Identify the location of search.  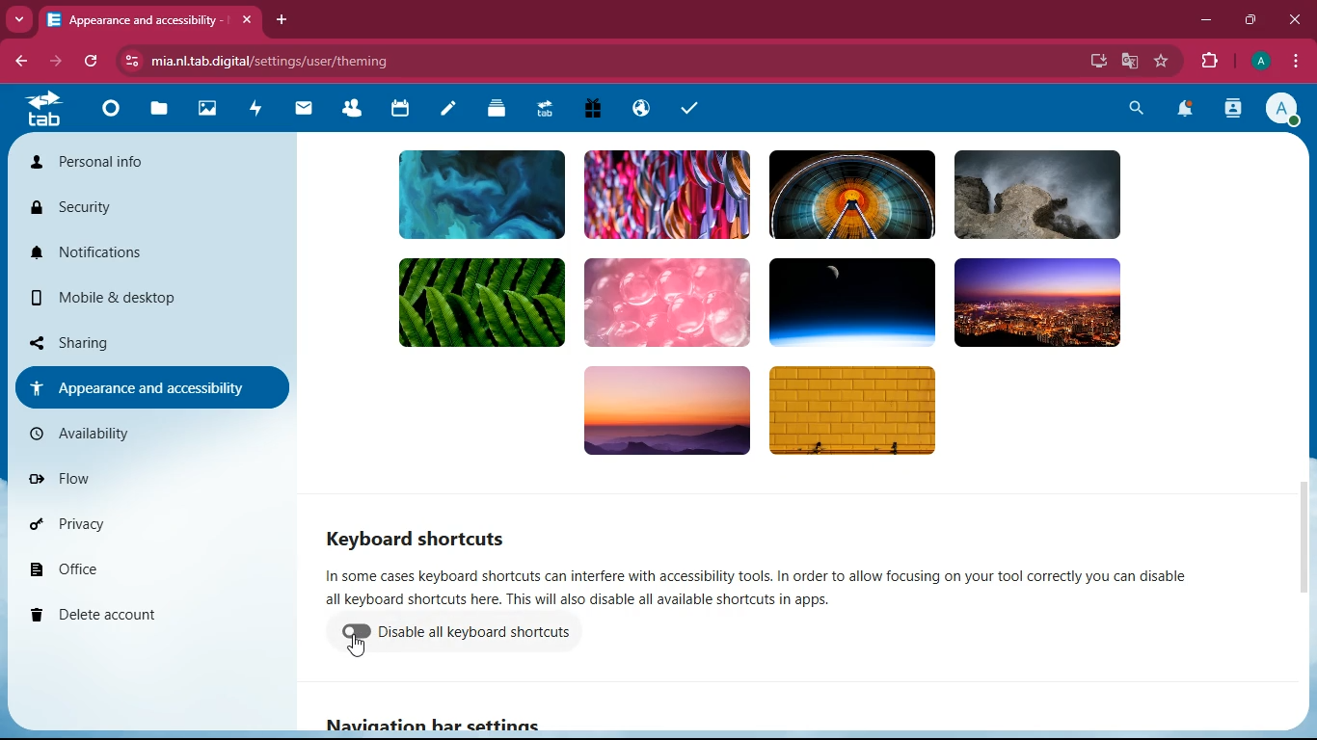
(1138, 110).